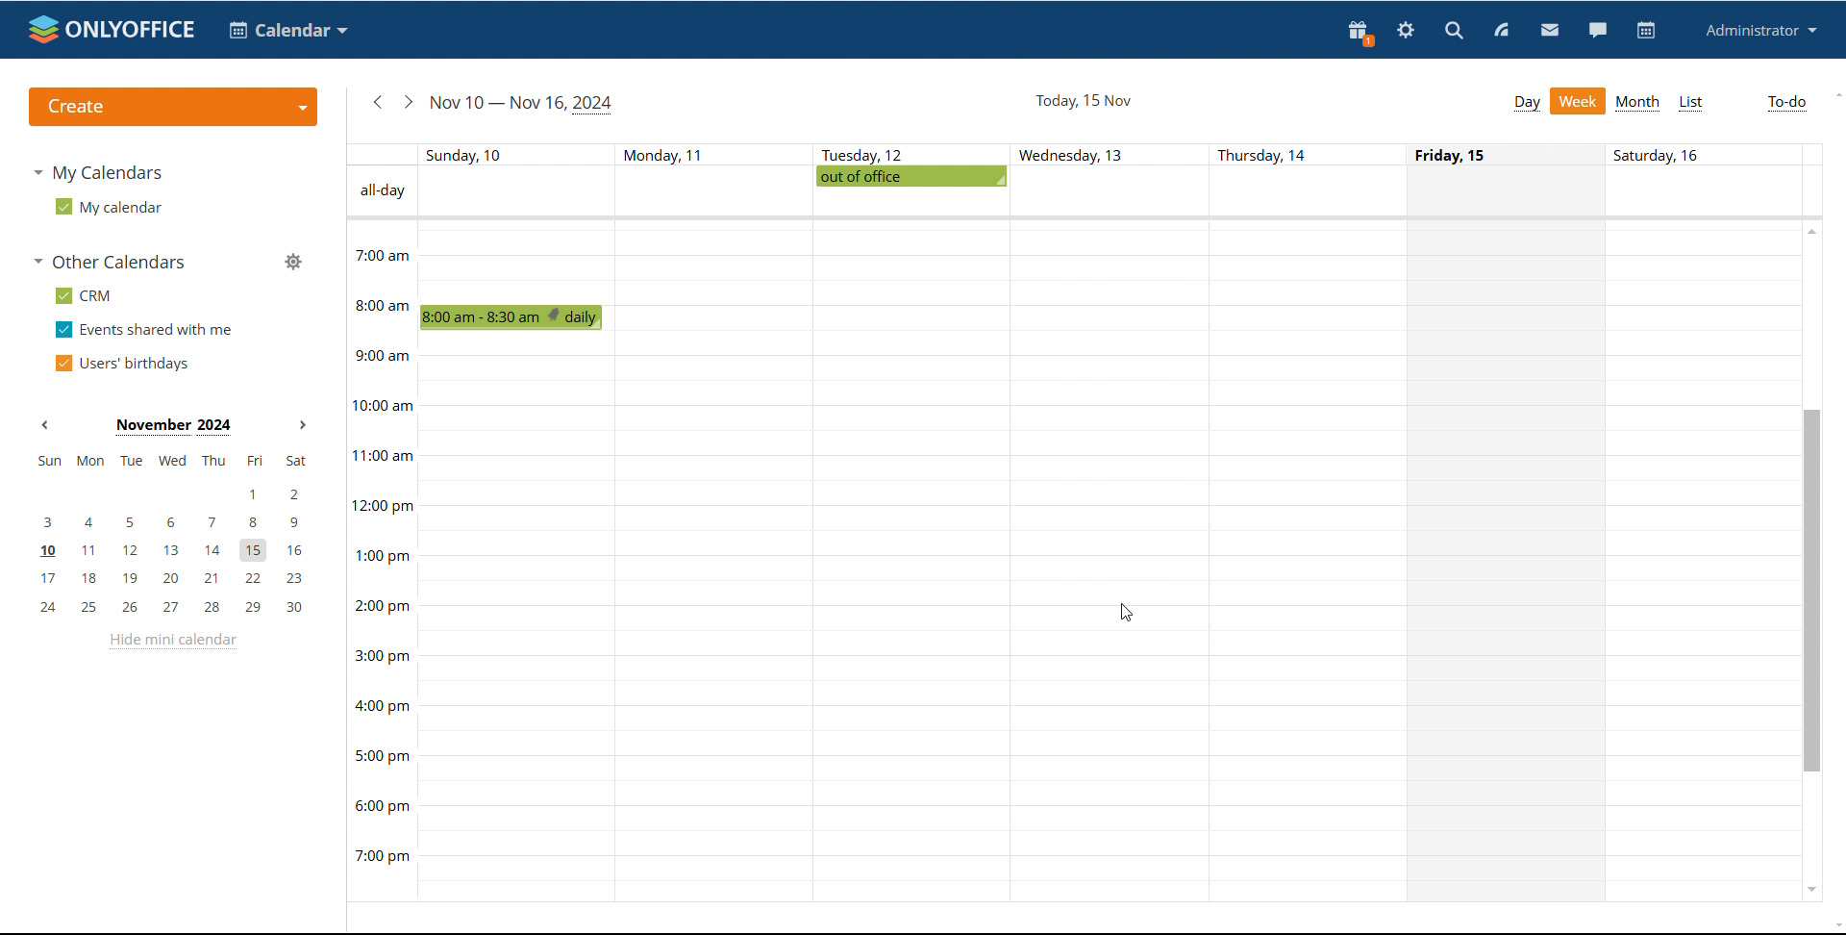 Image resolution: width=1846 pixels, height=935 pixels. I want to click on 3, 4, 5, 6, 7, 8, 9, so click(176, 523).